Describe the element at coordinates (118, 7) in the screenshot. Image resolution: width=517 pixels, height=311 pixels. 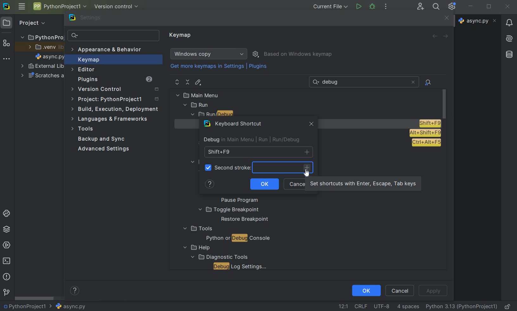
I see `version control` at that location.